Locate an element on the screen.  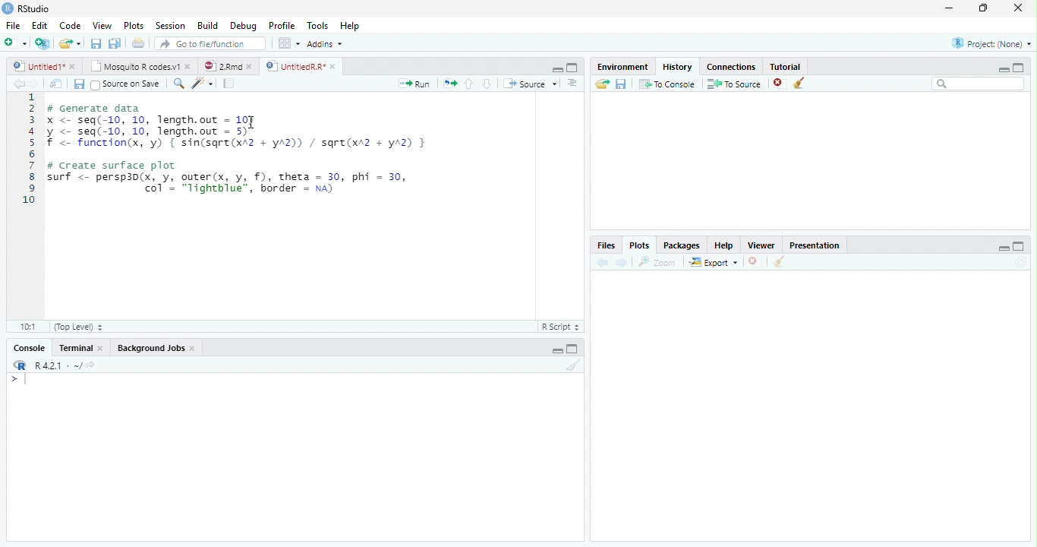
Terminal is located at coordinates (75, 348).